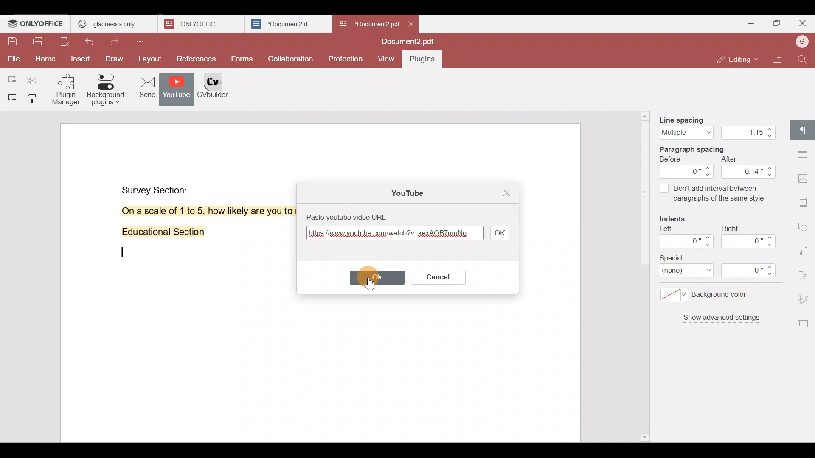 The height and width of the screenshot is (458, 815). Describe the element at coordinates (144, 89) in the screenshot. I see `Send` at that location.